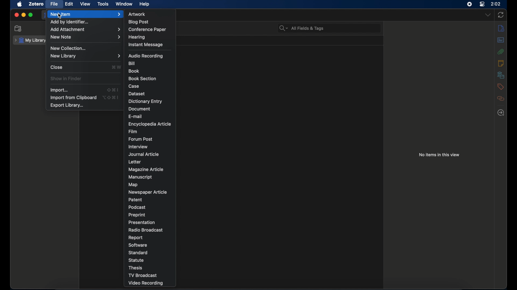 The image size is (517, 290). I want to click on map, so click(133, 185).